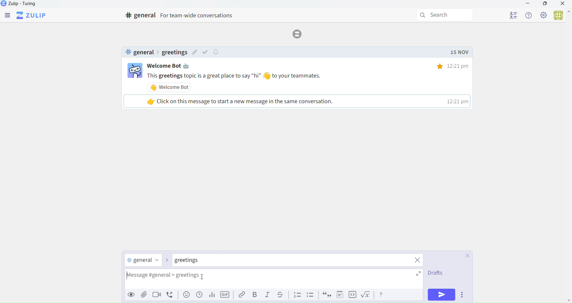 This screenshot has width=572, height=303. What do you see at coordinates (32, 16) in the screenshot?
I see `Zulip logo` at bounding box center [32, 16].